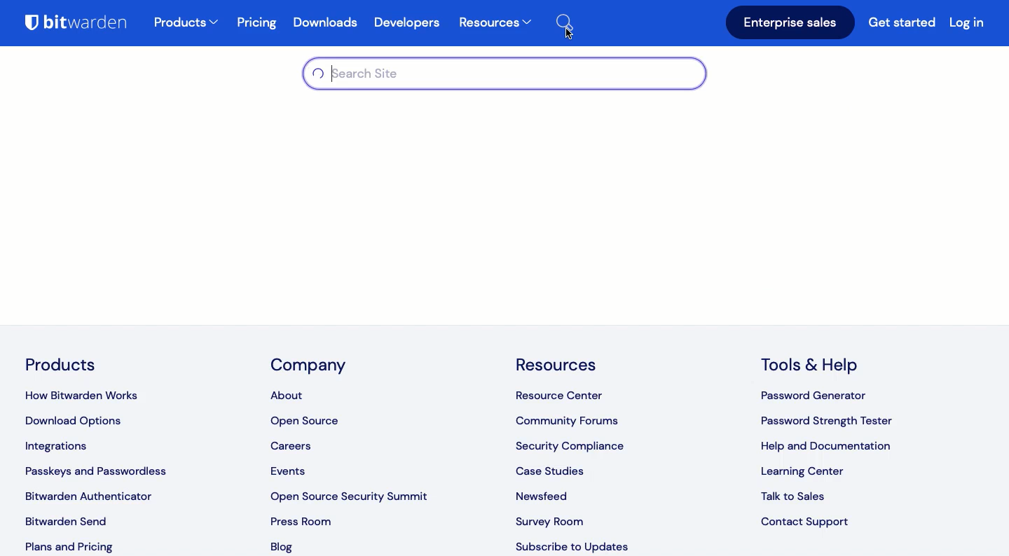 This screenshot has height=556, width=1009. Describe the element at coordinates (82, 25) in the screenshot. I see `Bitwarden` at that location.